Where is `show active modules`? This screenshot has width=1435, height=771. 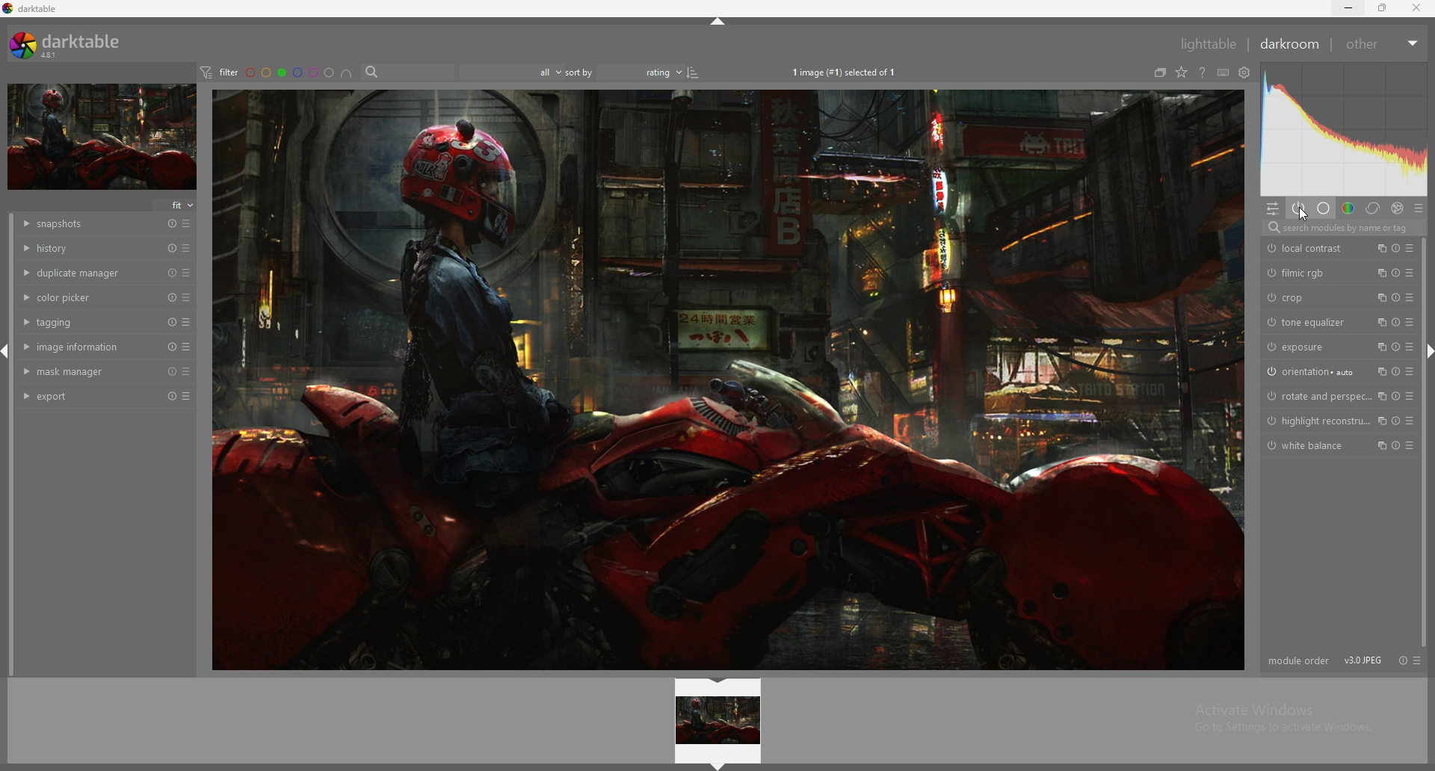
show active modules is located at coordinates (1297, 208).